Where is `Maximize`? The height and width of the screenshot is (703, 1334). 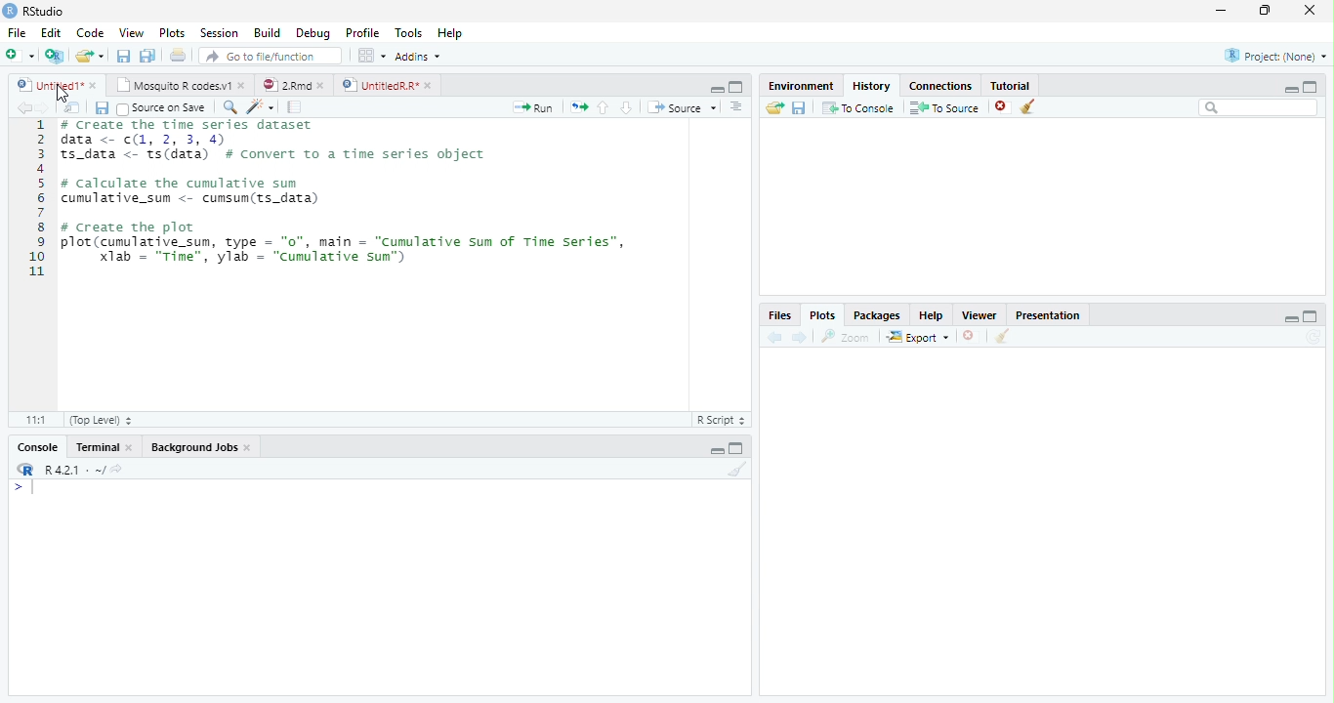
Maximize is located at coordinates (1266, 13).